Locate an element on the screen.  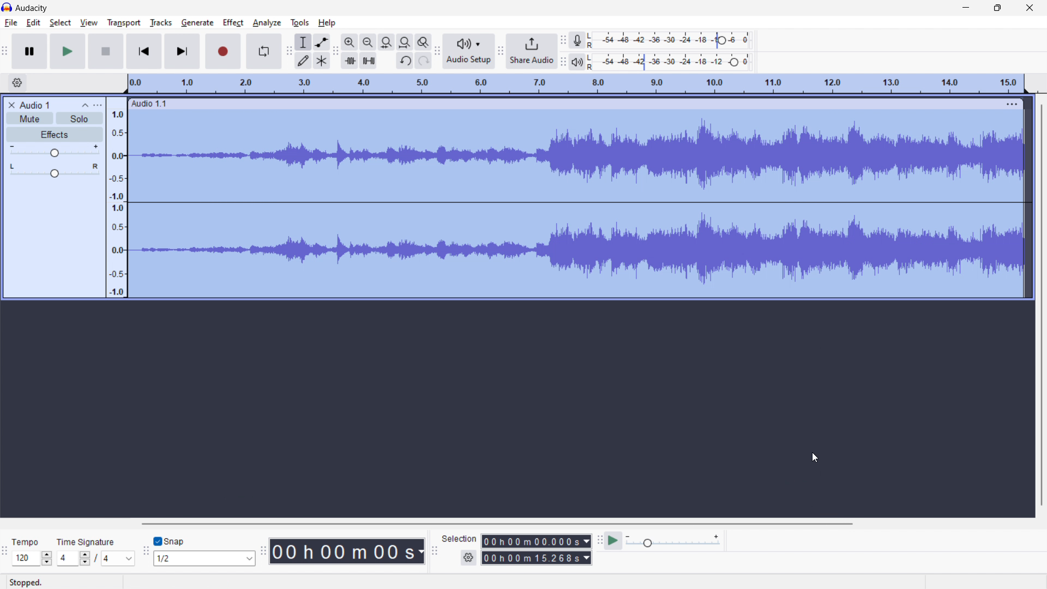
Selection is located at coordinates (459, 537).